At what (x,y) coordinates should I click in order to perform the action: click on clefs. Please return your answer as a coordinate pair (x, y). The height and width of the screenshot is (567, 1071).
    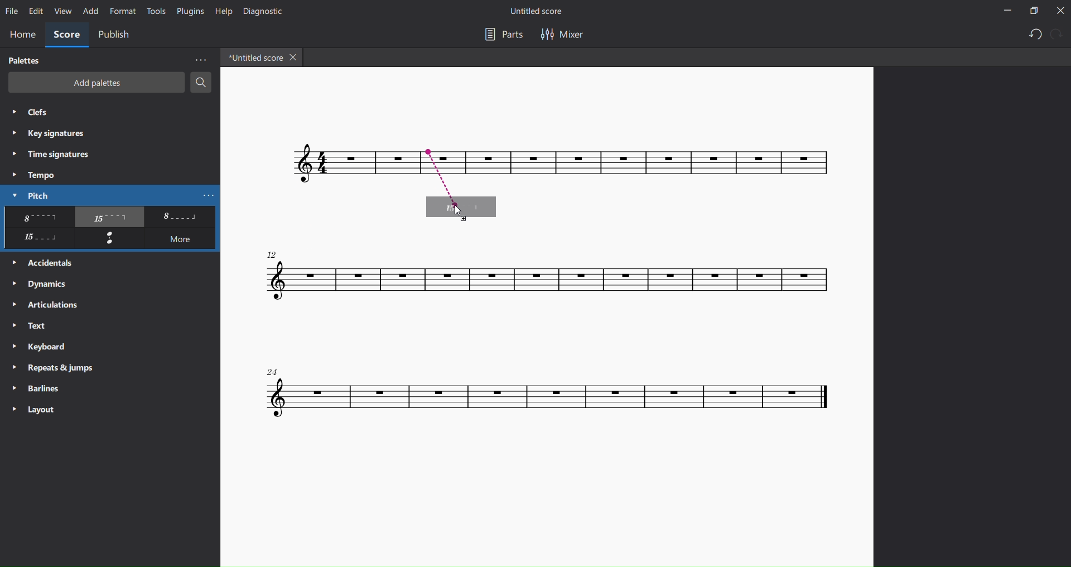
    Looking at the image, I should click on (33, 113).